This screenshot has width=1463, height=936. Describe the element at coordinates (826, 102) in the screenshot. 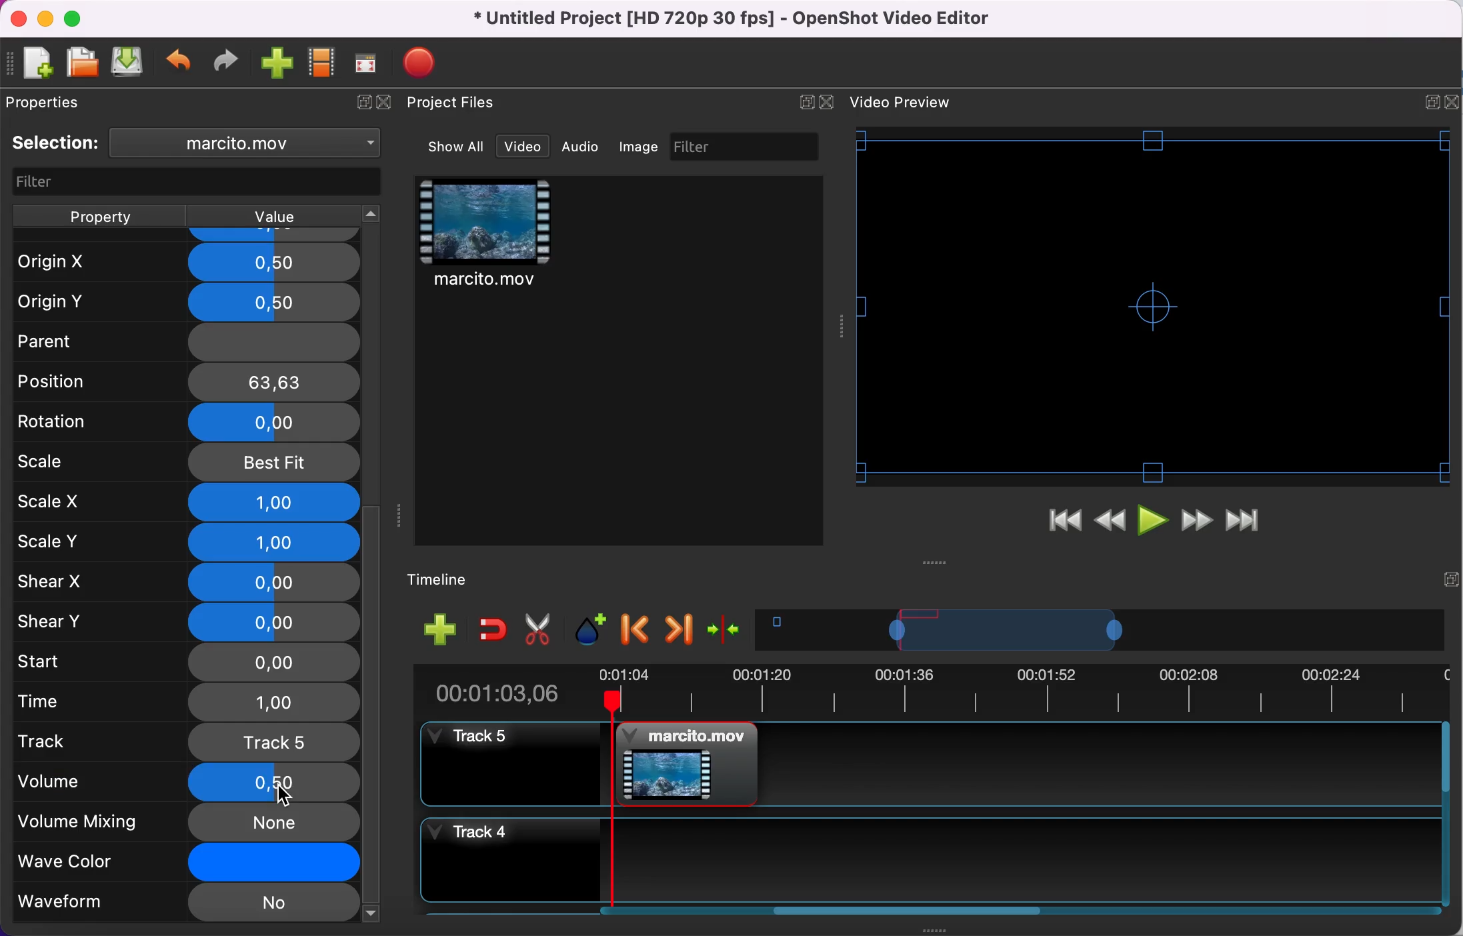

I see `Close` at that location.